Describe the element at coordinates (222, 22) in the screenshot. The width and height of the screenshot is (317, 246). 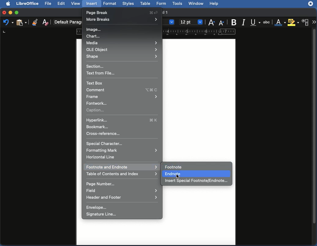
I see `Decrease size` at that location.